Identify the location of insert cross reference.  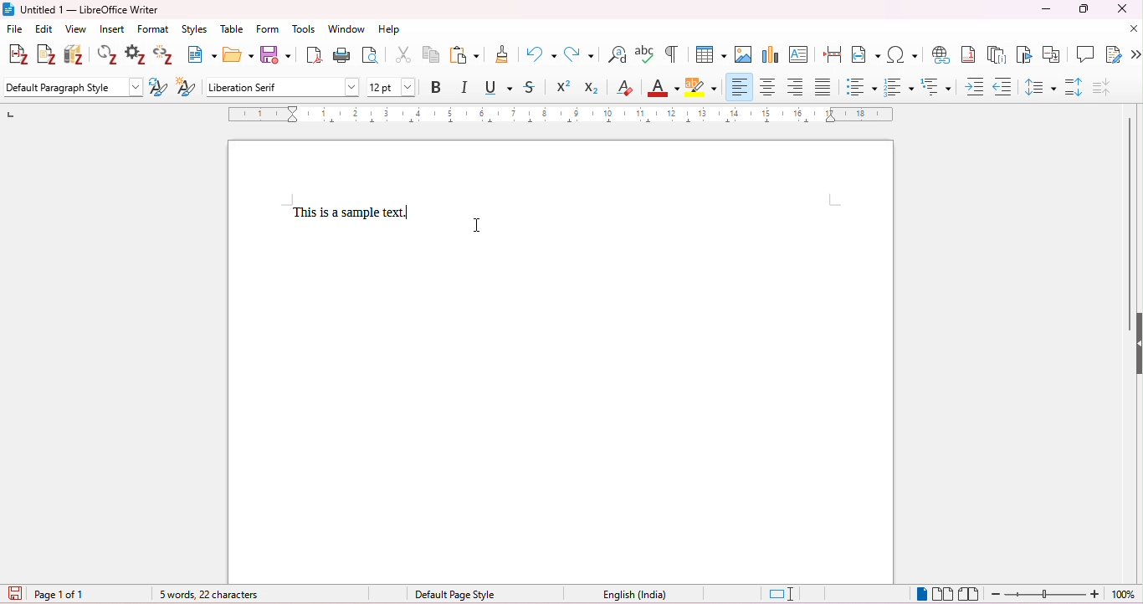
(1053, 54).